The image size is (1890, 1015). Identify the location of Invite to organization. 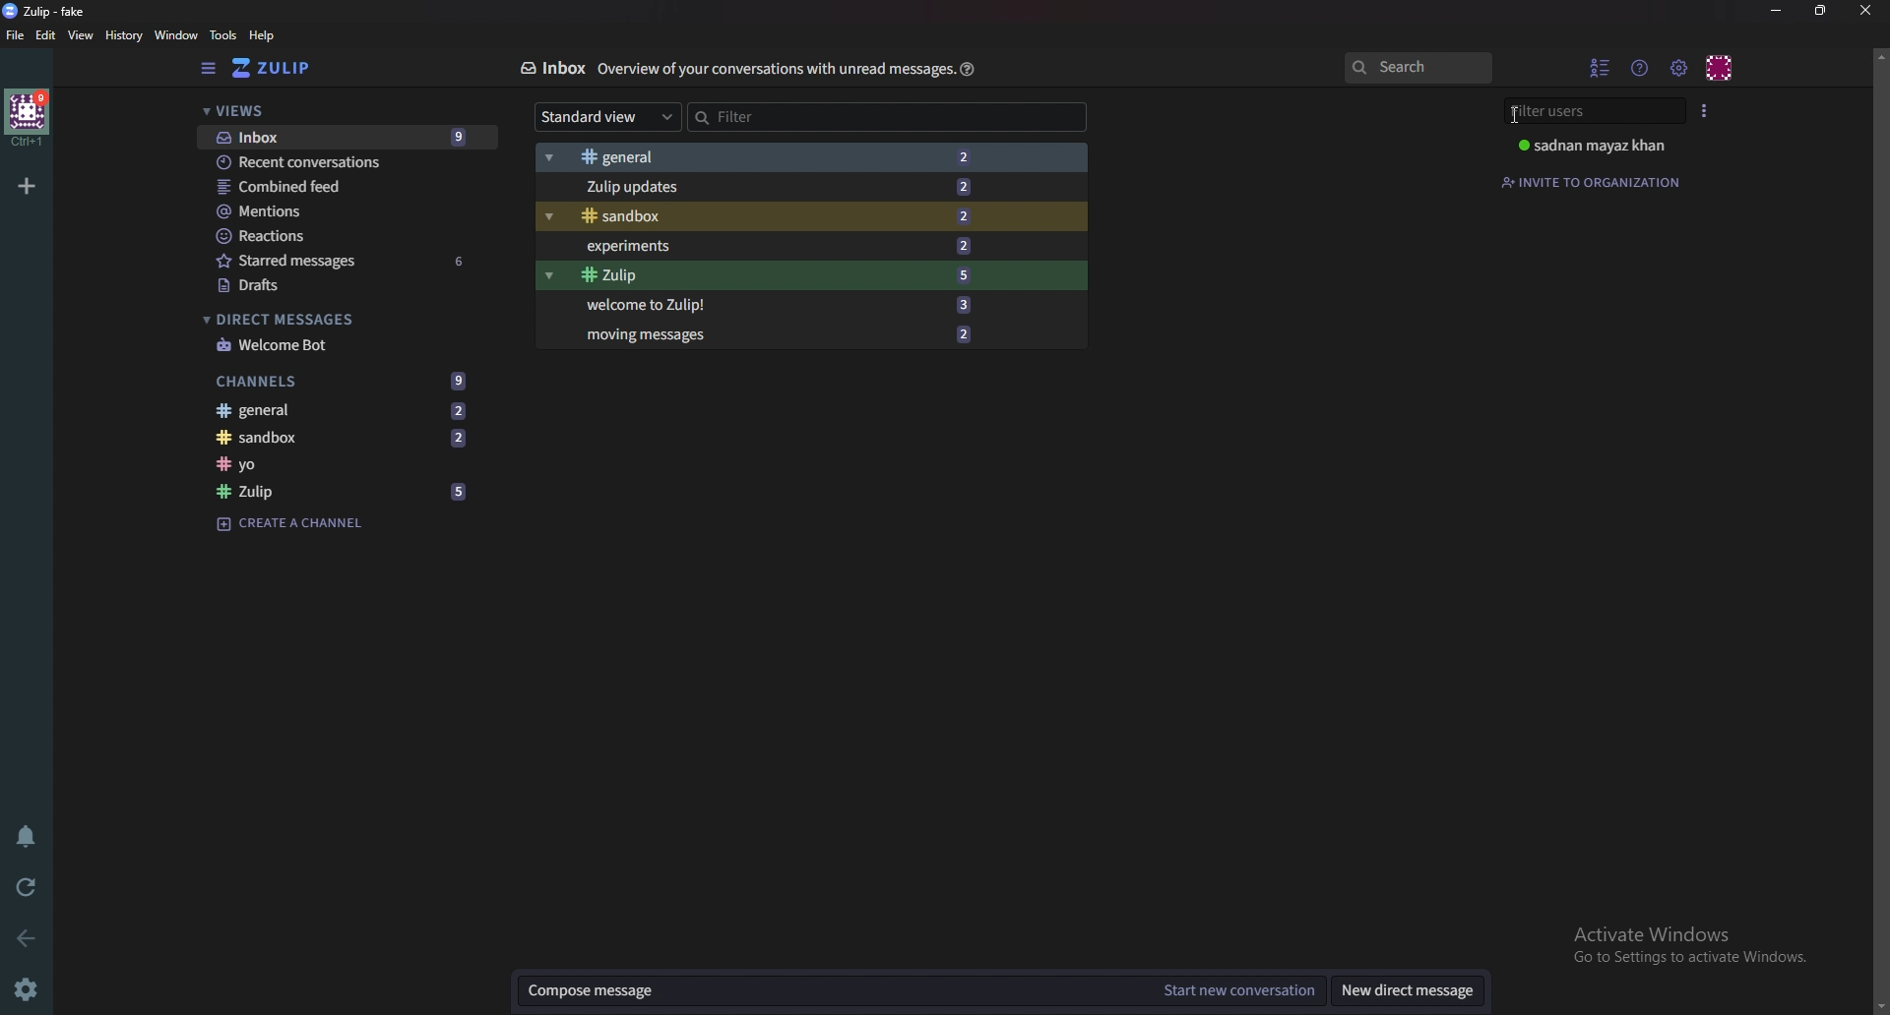
(1603, 186).